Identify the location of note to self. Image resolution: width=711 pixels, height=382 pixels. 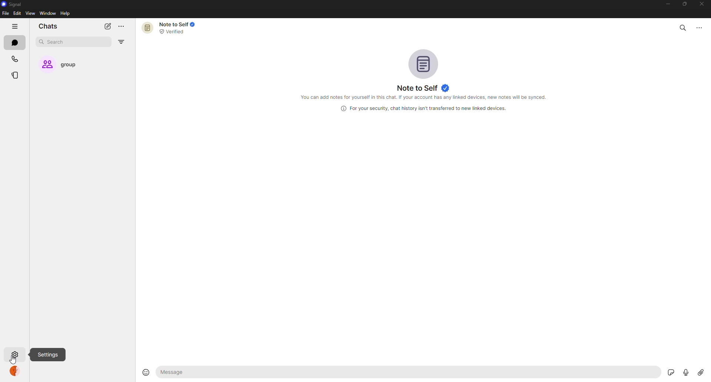
(423, 88).